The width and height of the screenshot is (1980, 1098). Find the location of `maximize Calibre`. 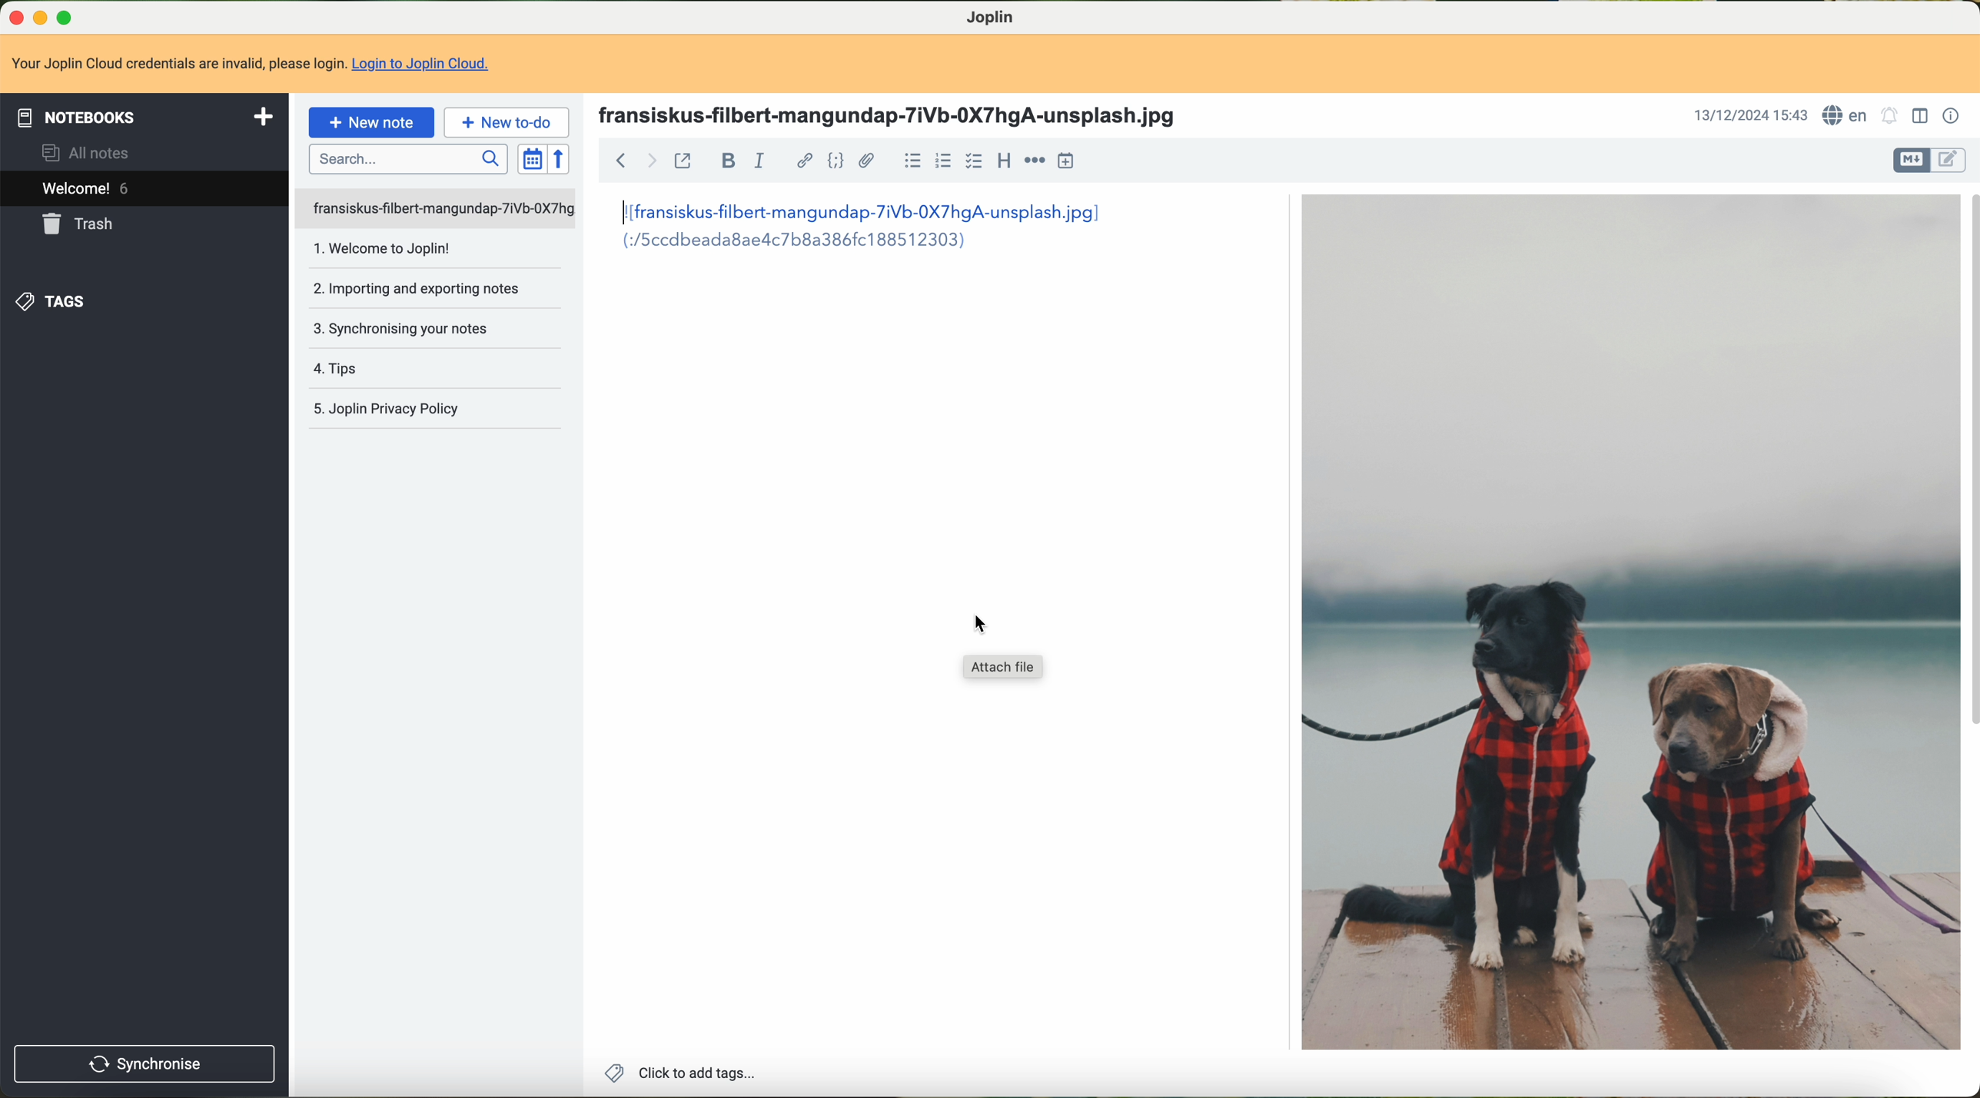

maximize Calibre is located at coordinates (68, 15).